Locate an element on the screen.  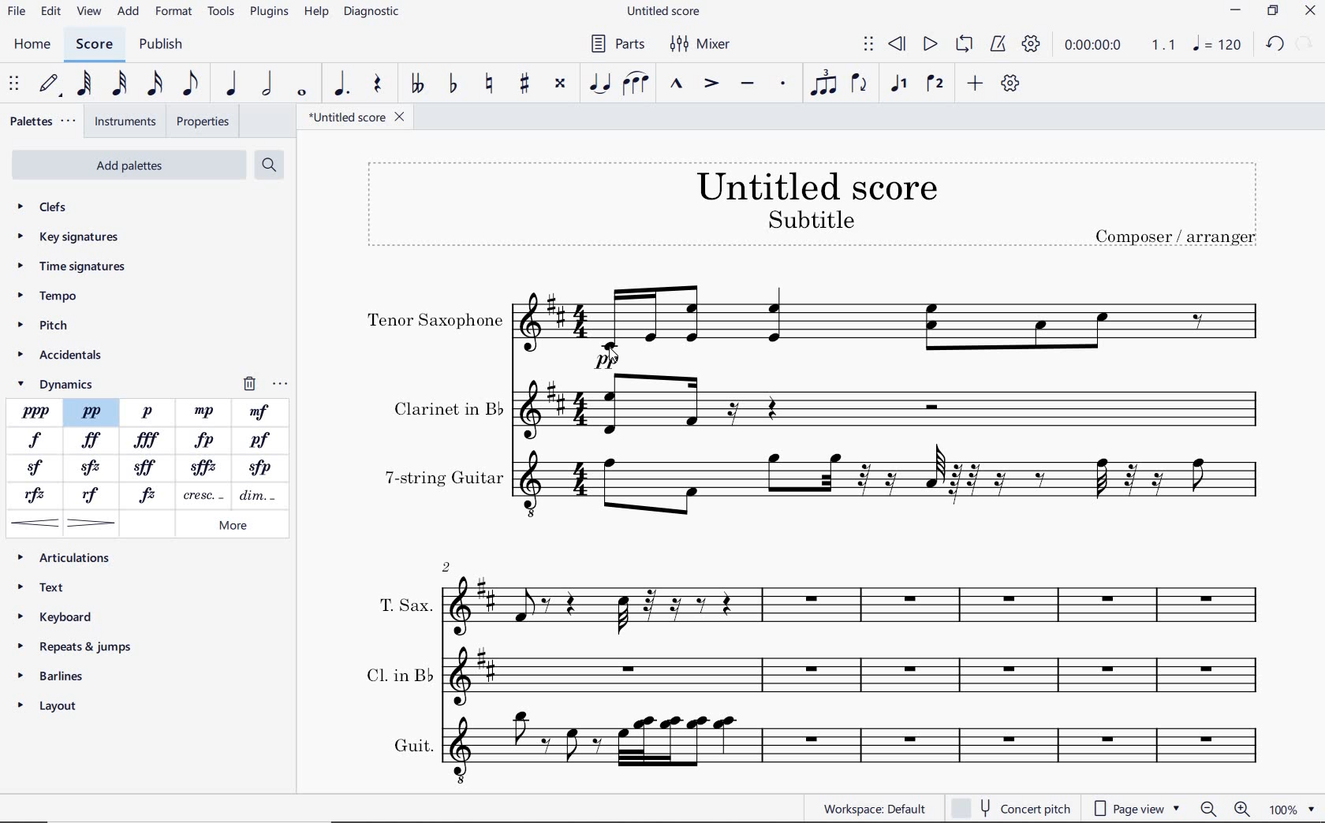
DECRESENDO LINE is located at coordinates (259, 496).